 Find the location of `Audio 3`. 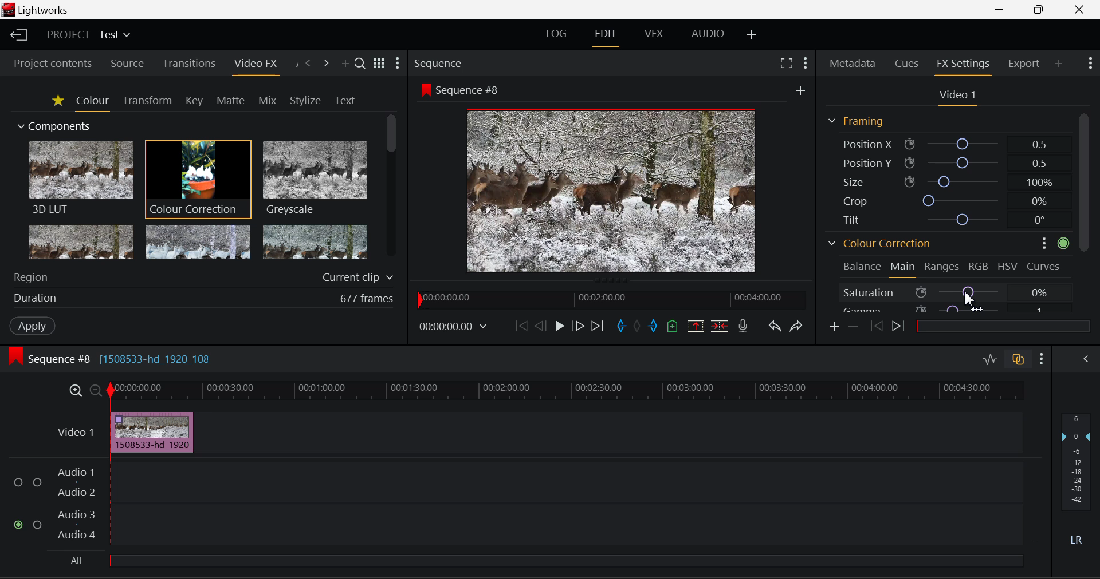

Audio 3 is located at coordinates (76, 515).